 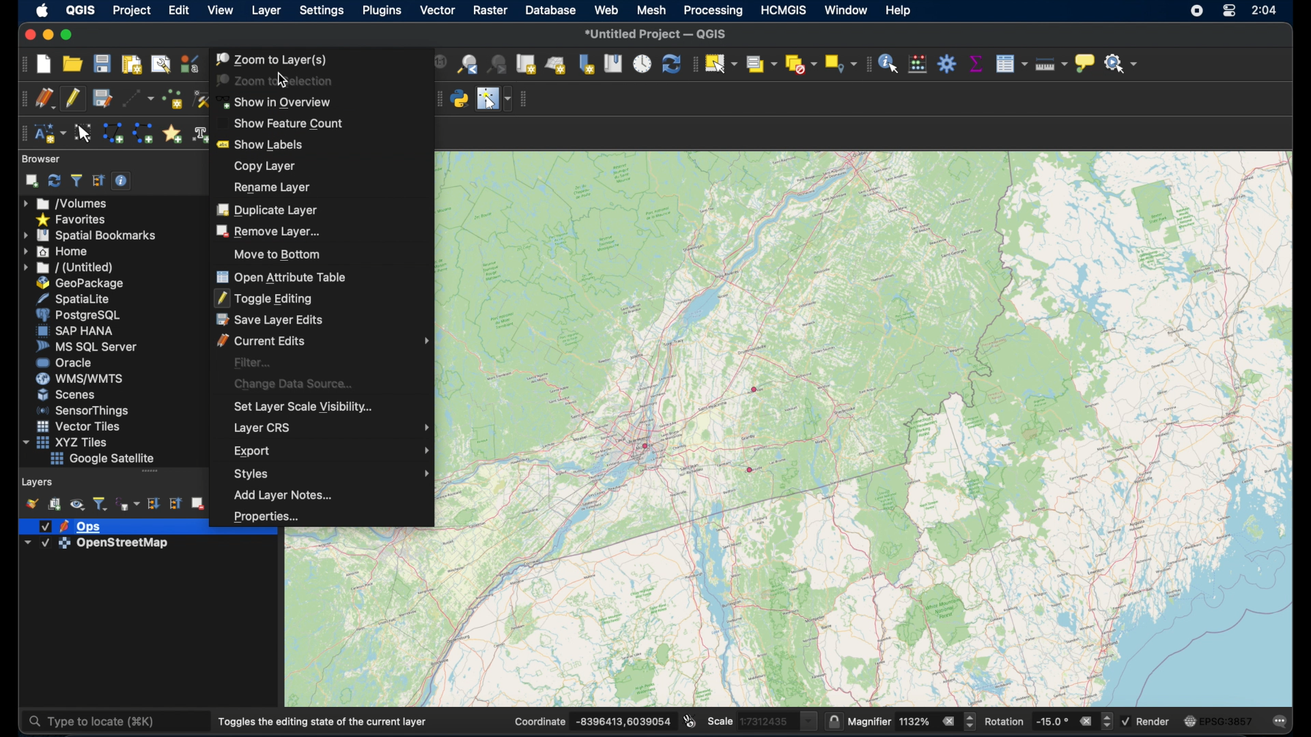 What do you see at coordinates (296, 382) in the screenshot?
I see `change data source` at bounding box center [296, 382].